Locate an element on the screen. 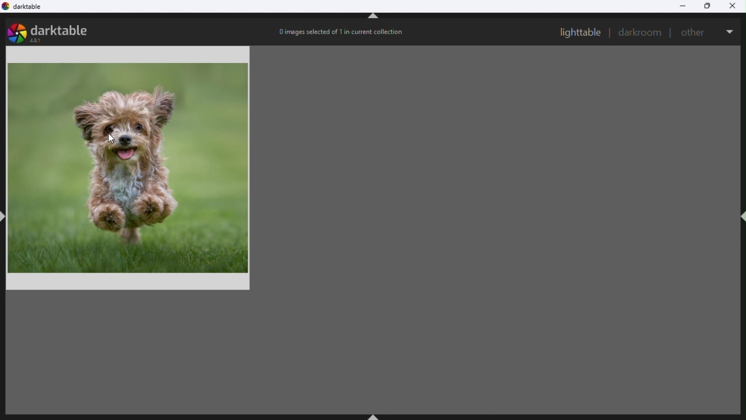 This screenshot has height=420, width=746. ctrl+shift+t is located at coordinates (376, 17).